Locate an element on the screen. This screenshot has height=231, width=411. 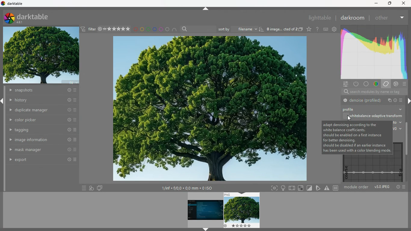
more is located at coordinates (83, 188).